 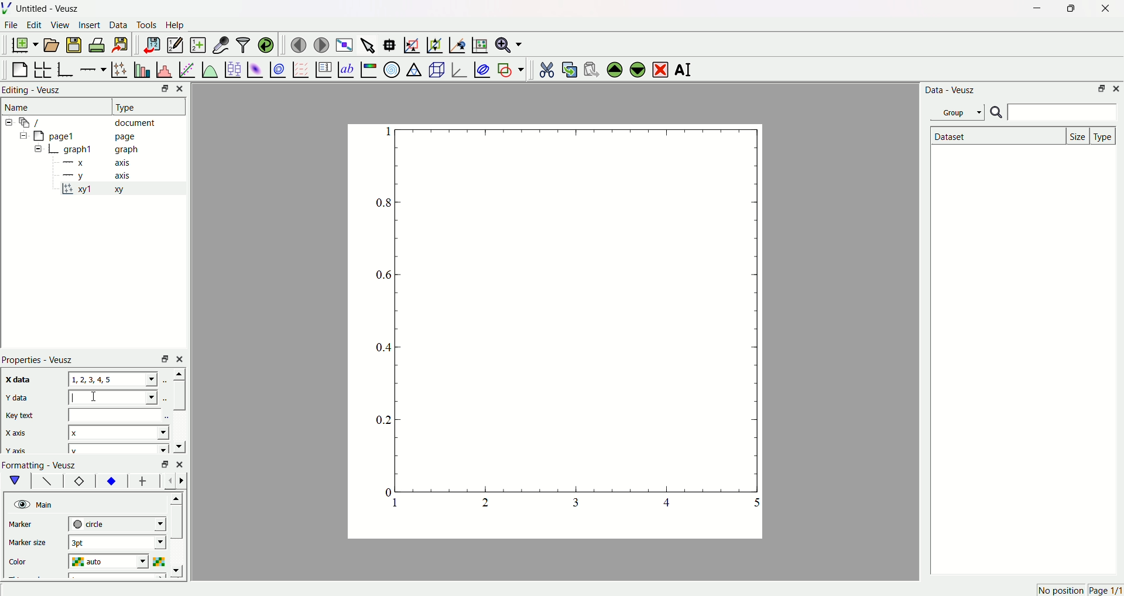 What do you see at coordinates (116, 415) in the screenshot?
I see `Key text field` at bounding box center [116, 415].